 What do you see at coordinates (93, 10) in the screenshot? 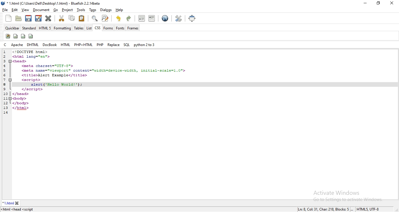
I see `tags` at bounding box center [93, 10].